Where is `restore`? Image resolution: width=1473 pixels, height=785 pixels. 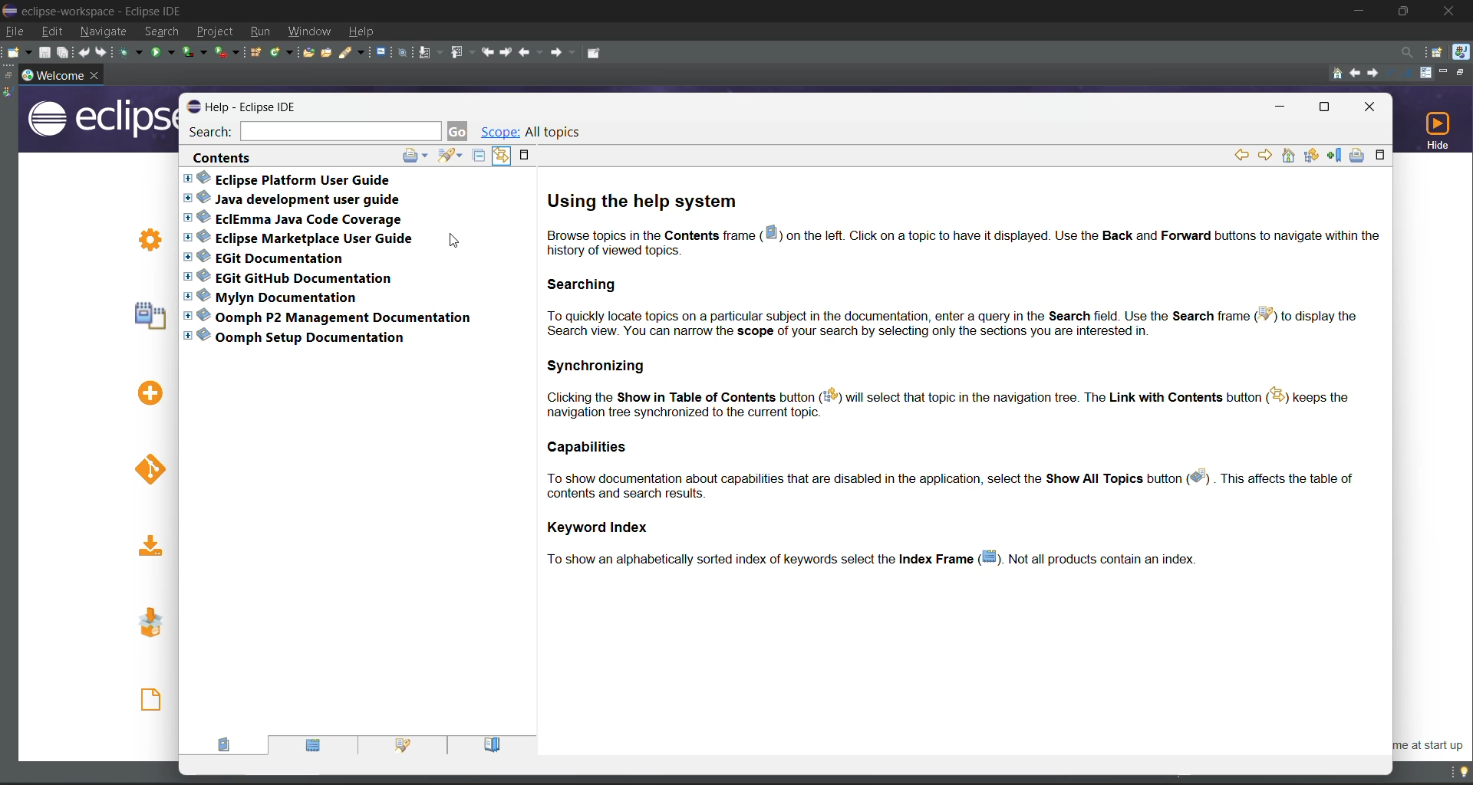
restore is located at coordinates (1463, 74).